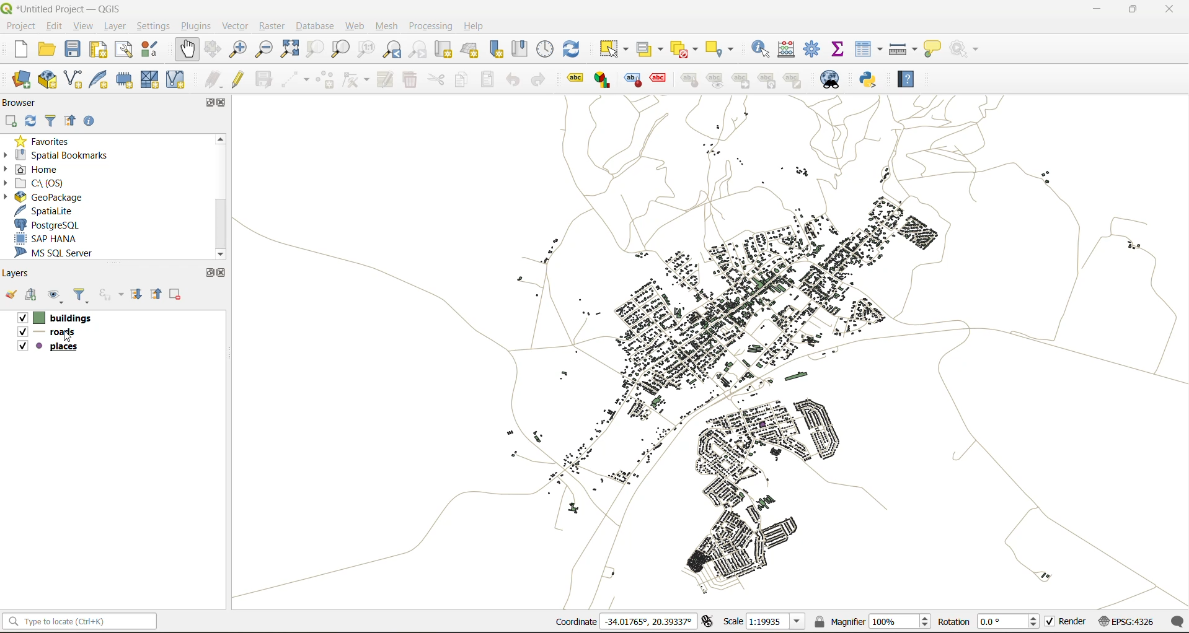 The width and height of the screenshot is (1189, 633). Describe the element at coordinates (575, 49) in the screenshot. I see `refresh` at that location.